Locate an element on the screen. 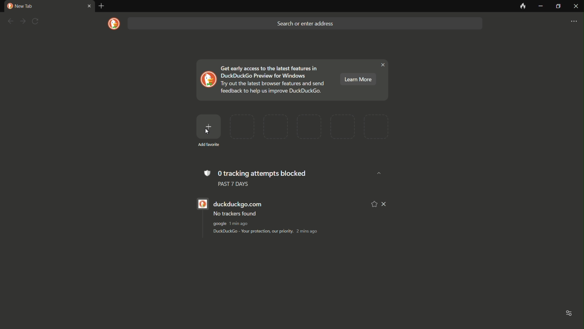 This screenshot has height=329, width=584. new tab is located at coordinates (20, 6).